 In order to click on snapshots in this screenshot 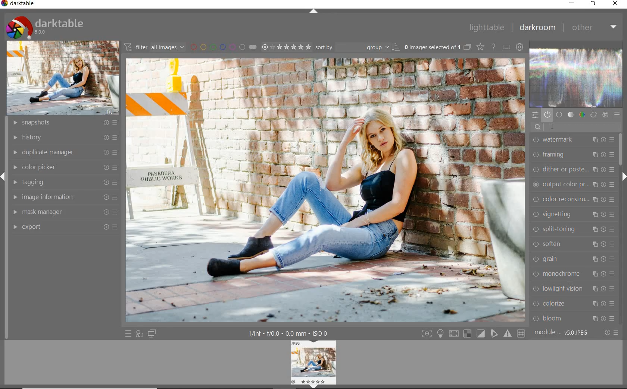, I will do `click(64, 123)`.